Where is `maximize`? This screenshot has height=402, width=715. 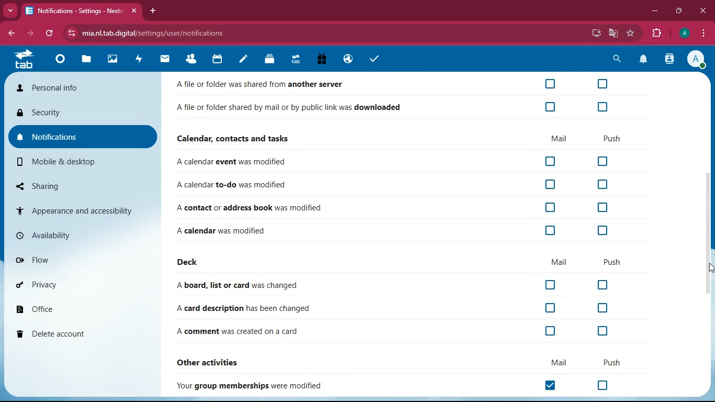 maximize is located at coordinates (678, 11).